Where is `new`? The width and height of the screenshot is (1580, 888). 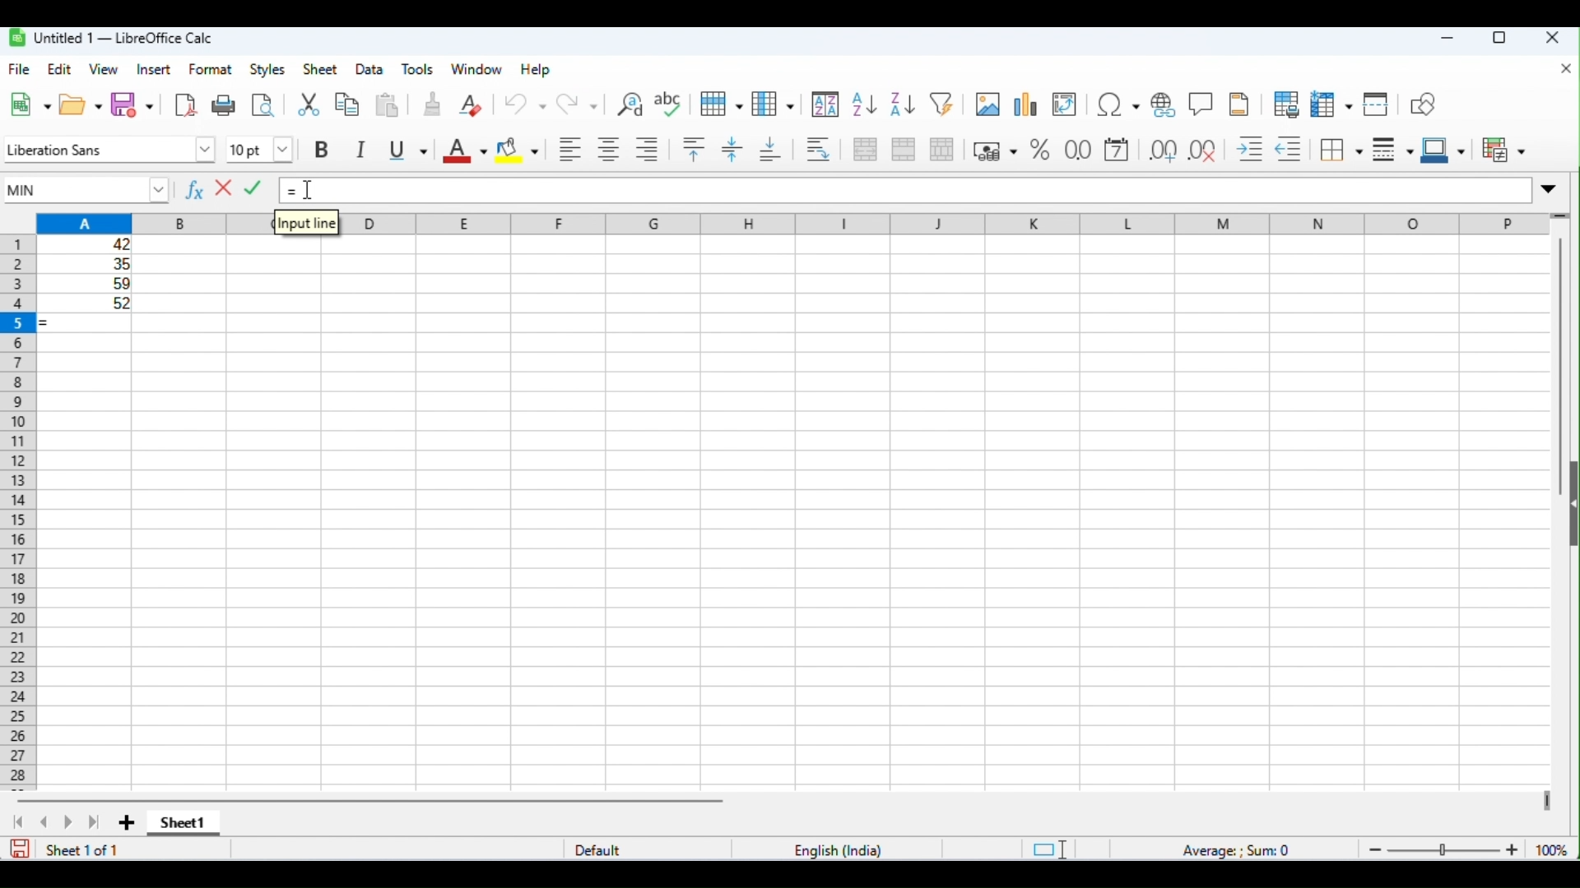
new is located at coordinates (30, 105).